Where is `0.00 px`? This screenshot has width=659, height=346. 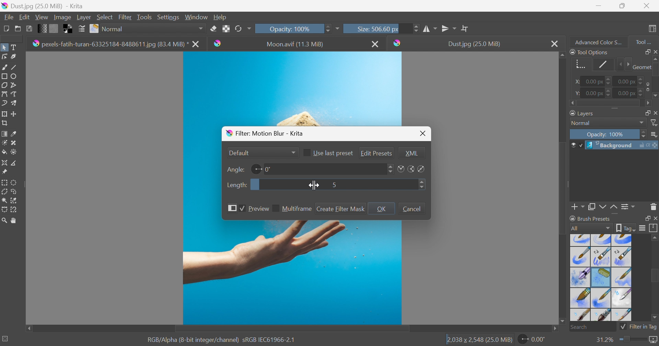 0.00 px is located at coordinates (594, 93).